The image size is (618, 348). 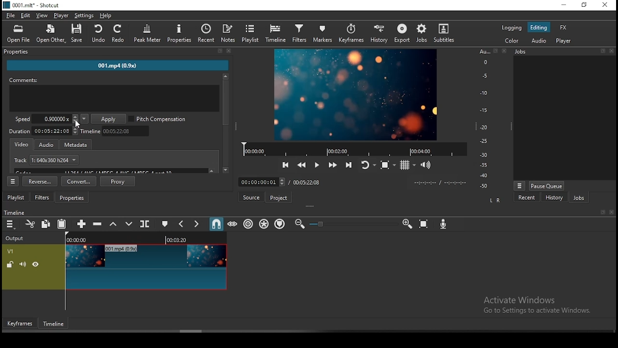 What do you see at coordinates (280, 223) in the screenshot?
I see `ripple markers` at bounding box center [280, 223].